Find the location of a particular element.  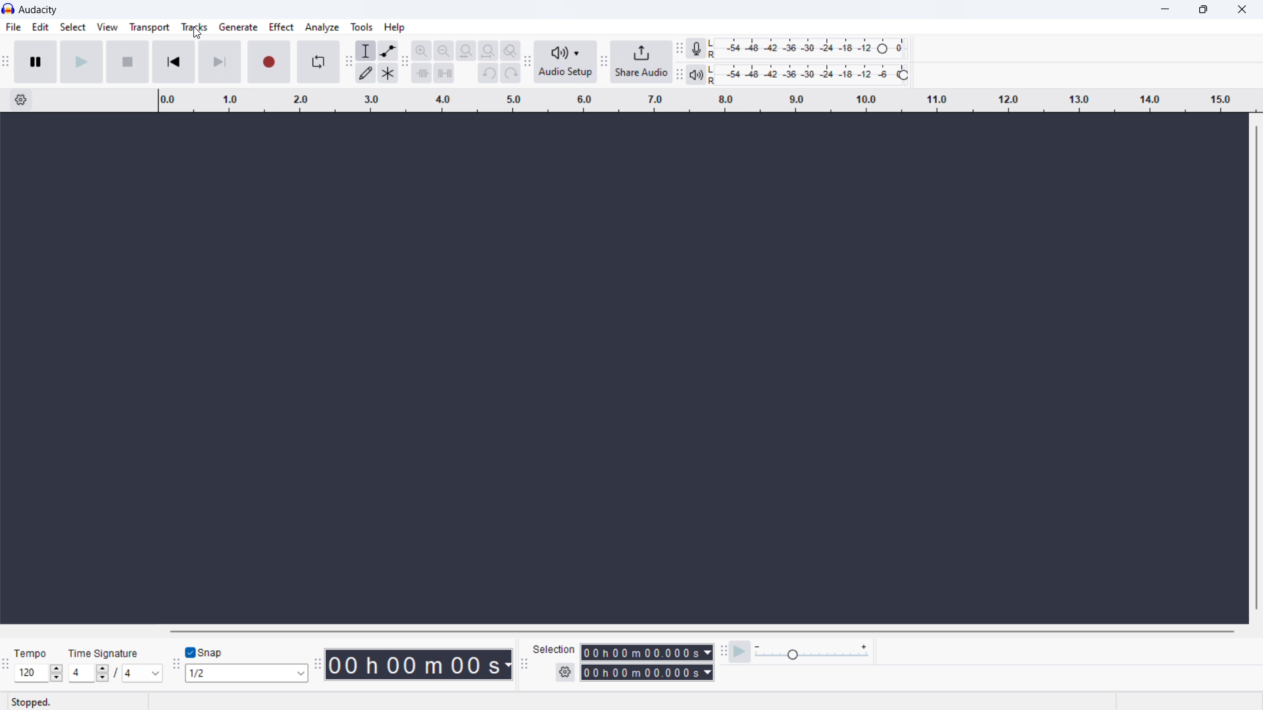

snapping toolbar is located at coordinates (174, 662).